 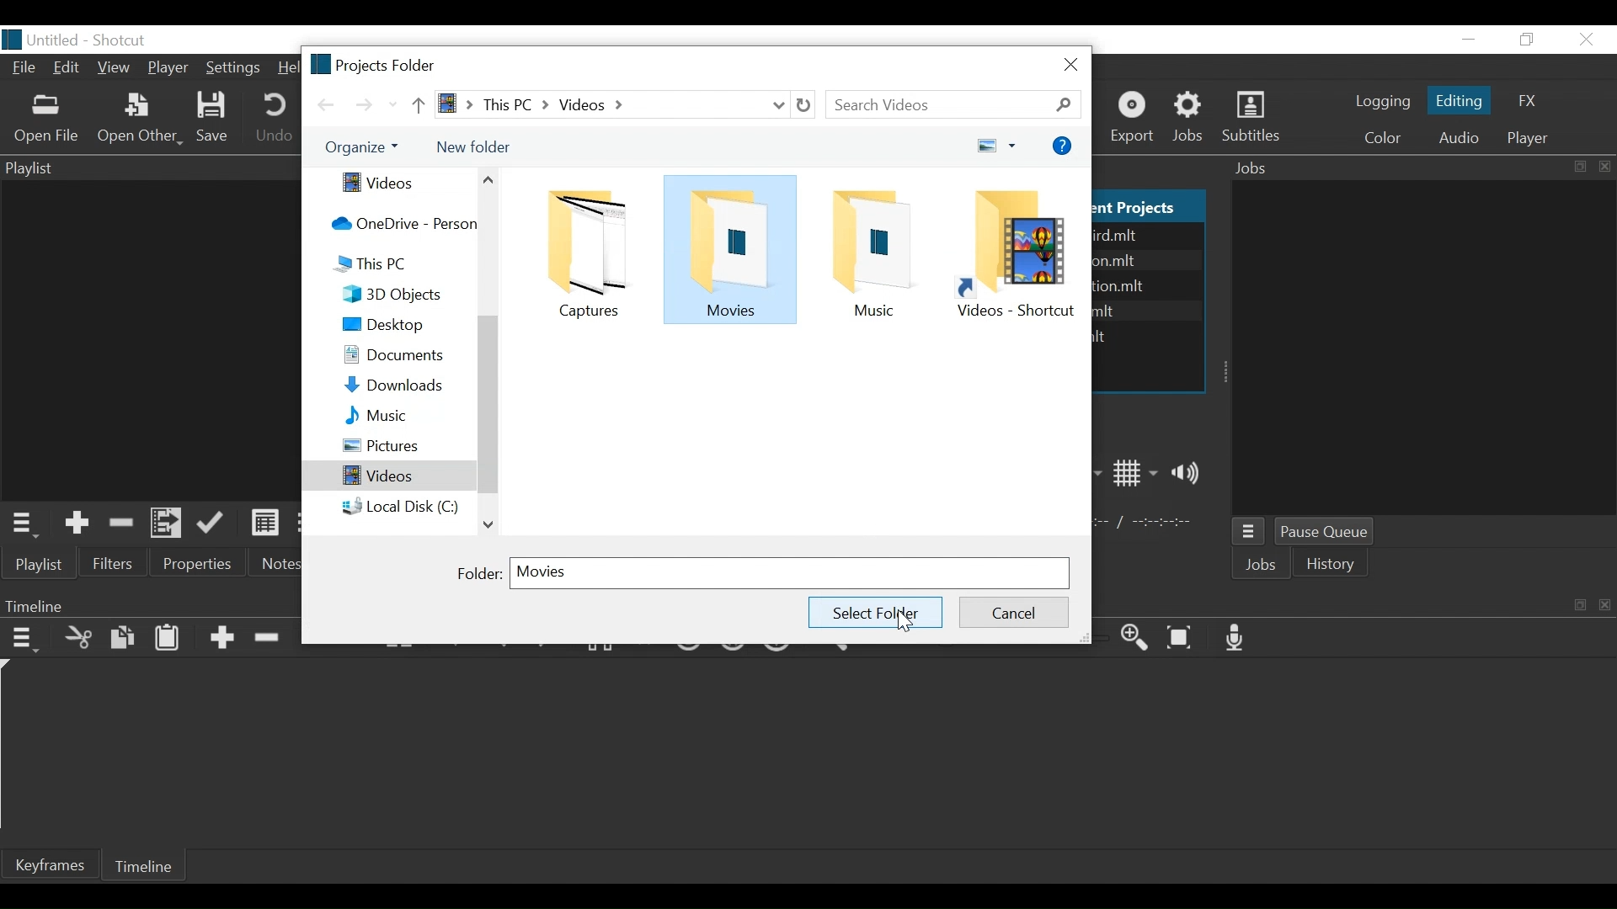 What do you see at coordinates (46, 565) in the screenshot?
I see `Playlist menu` at bounding box center [46, 565].